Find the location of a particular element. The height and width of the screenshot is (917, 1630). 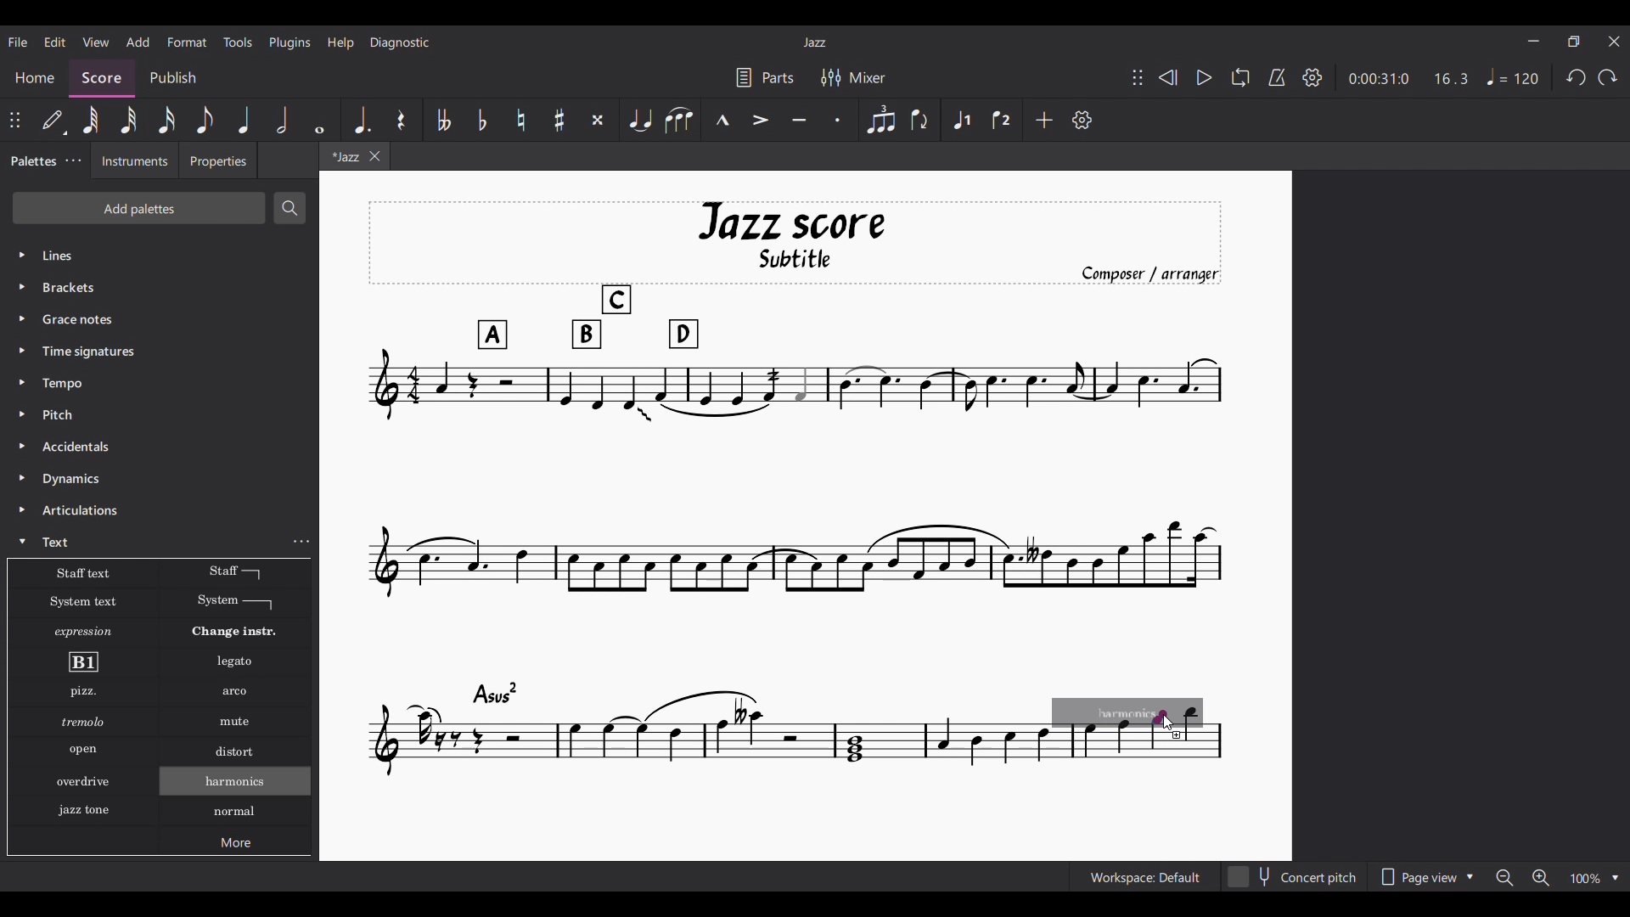

Toggle double flat is located at coordinates (442, 120).